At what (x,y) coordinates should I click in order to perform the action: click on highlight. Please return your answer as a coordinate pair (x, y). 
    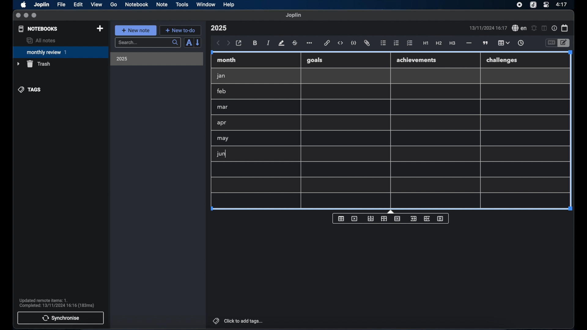
    Looking at the image, I should click on (281, 43).